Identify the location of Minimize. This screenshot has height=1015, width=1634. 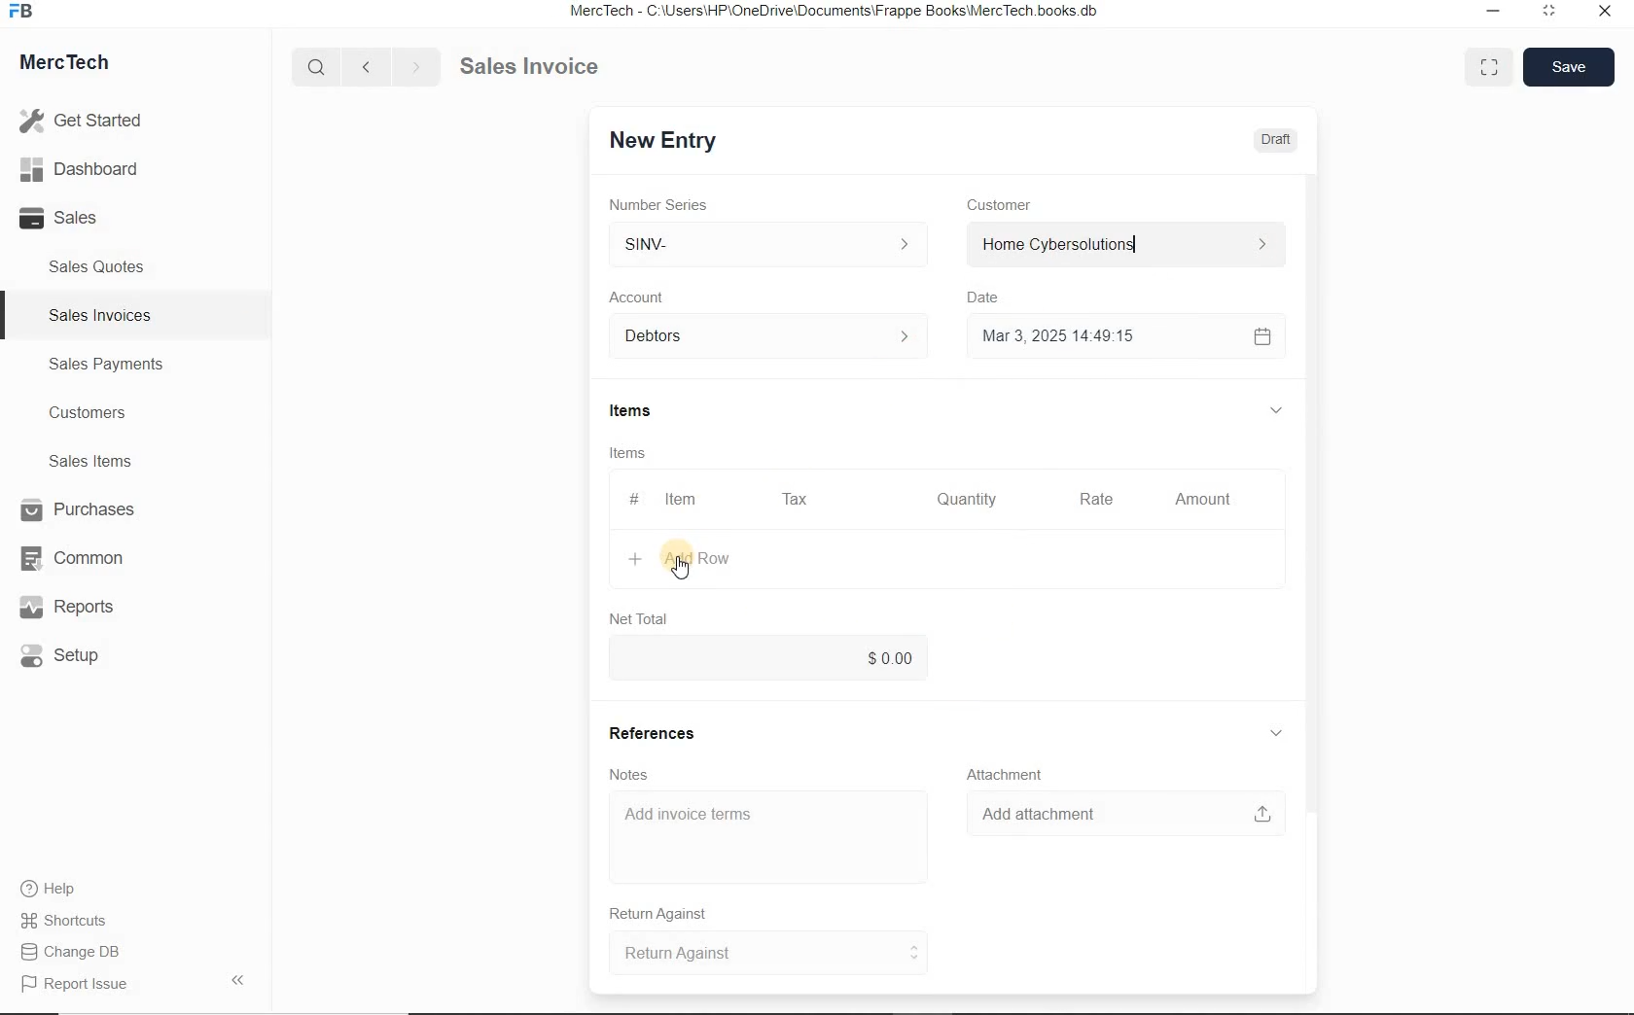
(1493, 14).